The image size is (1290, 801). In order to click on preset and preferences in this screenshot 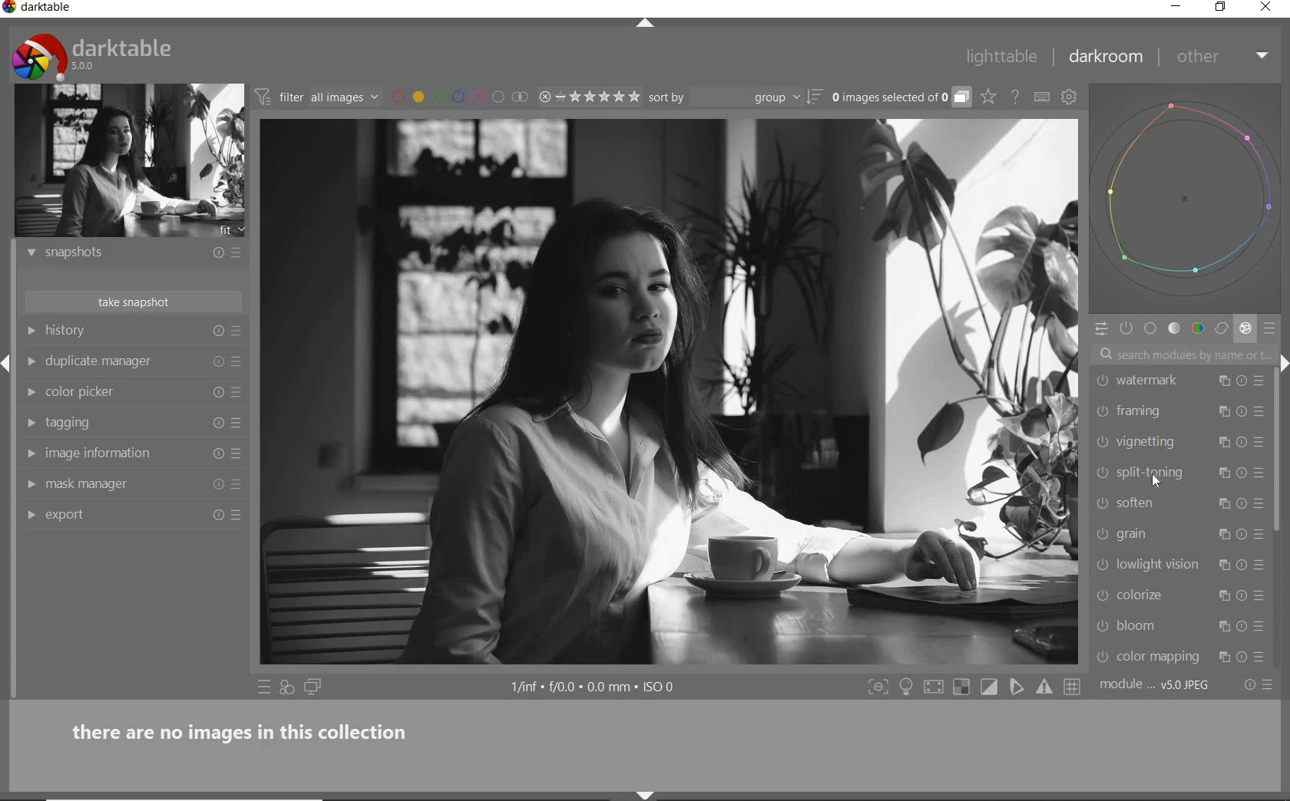, I will do `click(1262, 595)`.